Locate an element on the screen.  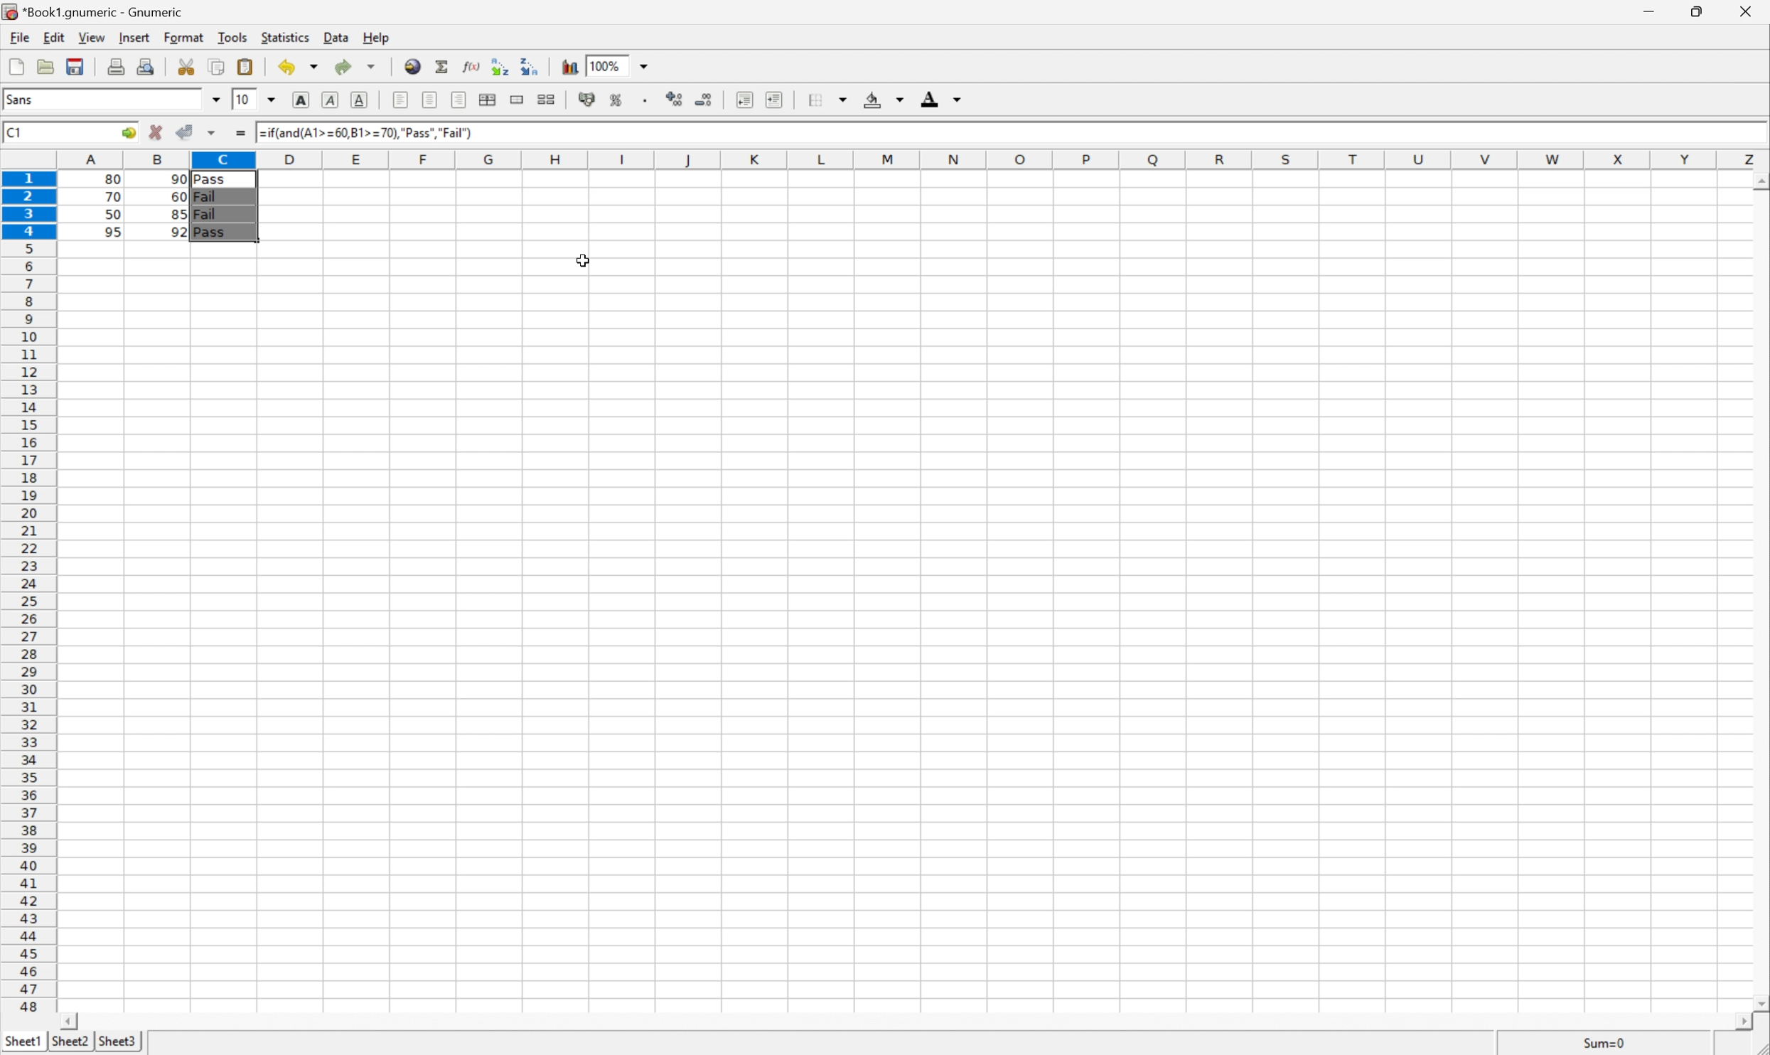
Pass is located at coordinates (219, 232).